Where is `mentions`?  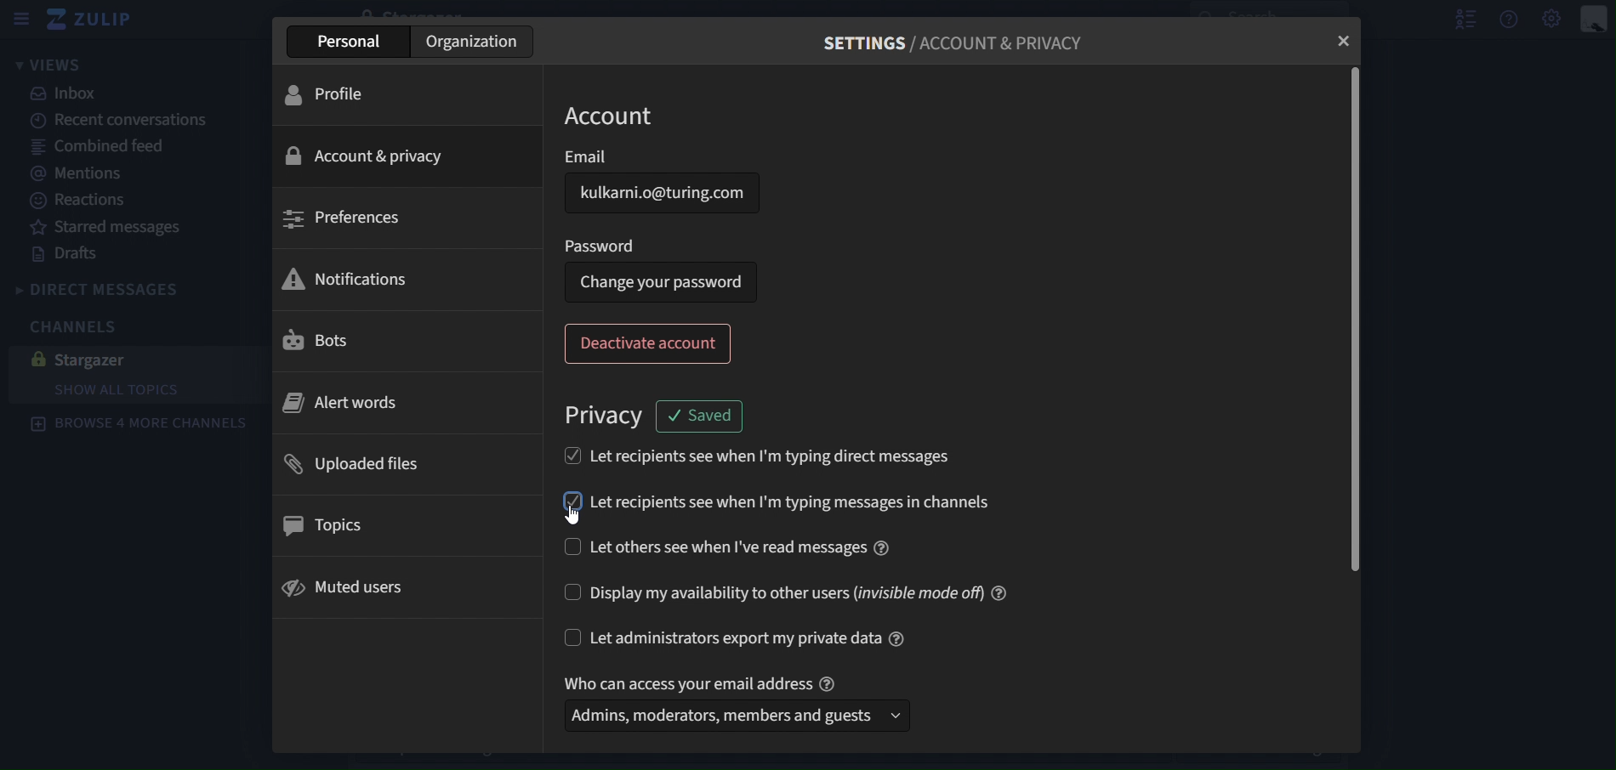 mentions is located at coordinates (85, 173).